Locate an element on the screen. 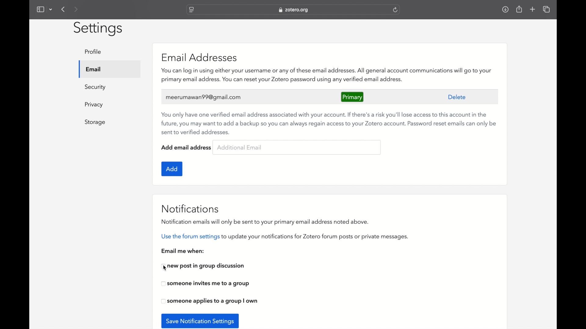 Image resolution: width=586 pixels, height=329 pixels. settings is located at coordinates (98, 29).